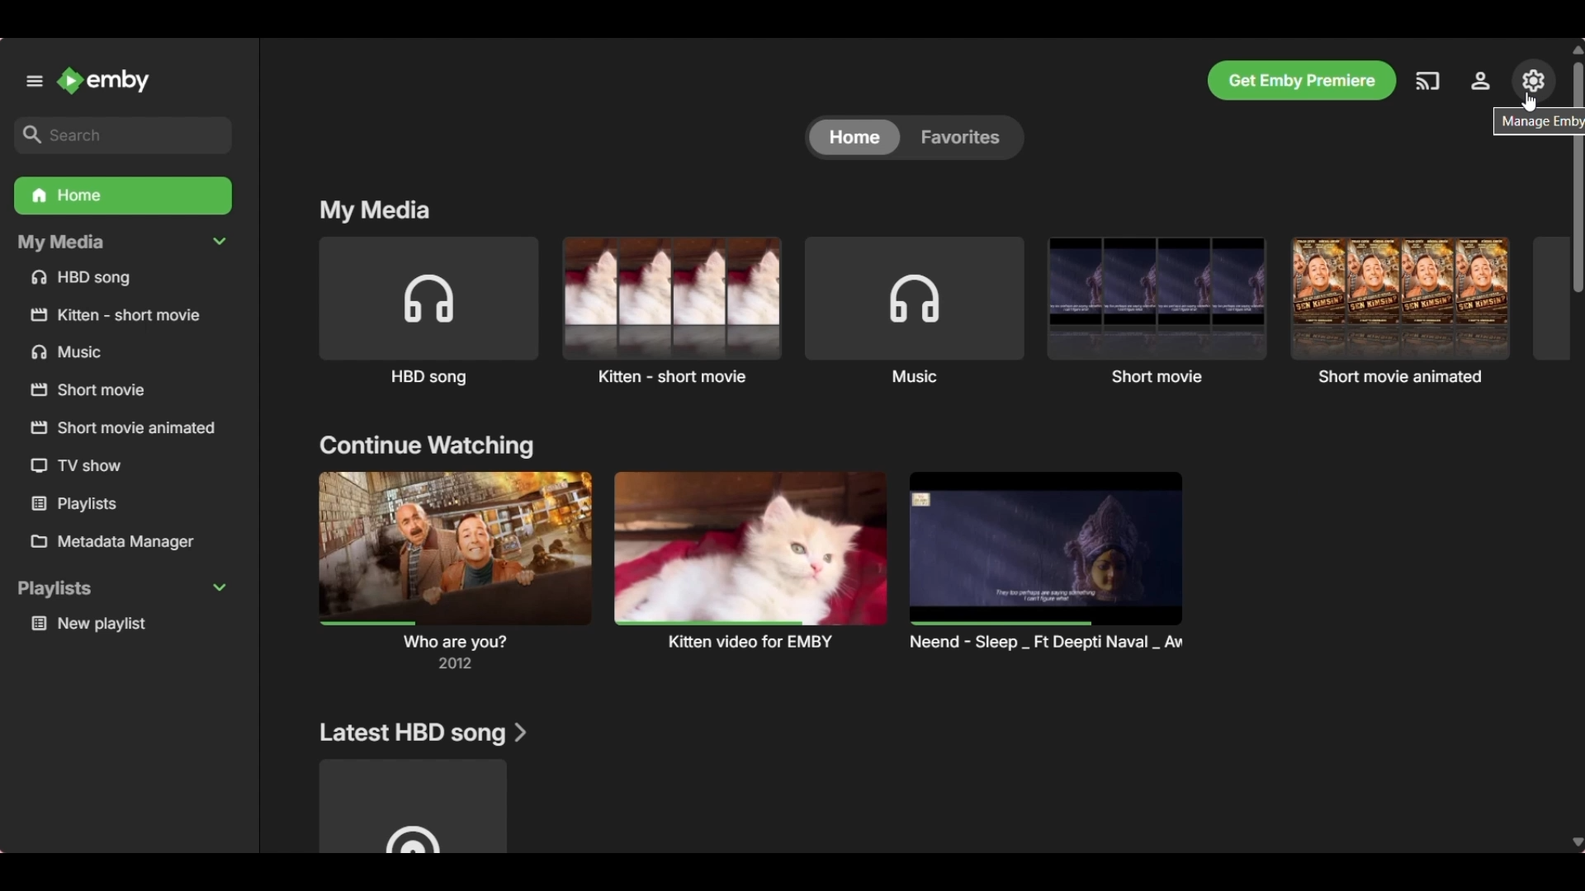 This screenshot has width=1585, height=891. I want to click on Media under above mentioned section, so click(413, 805).